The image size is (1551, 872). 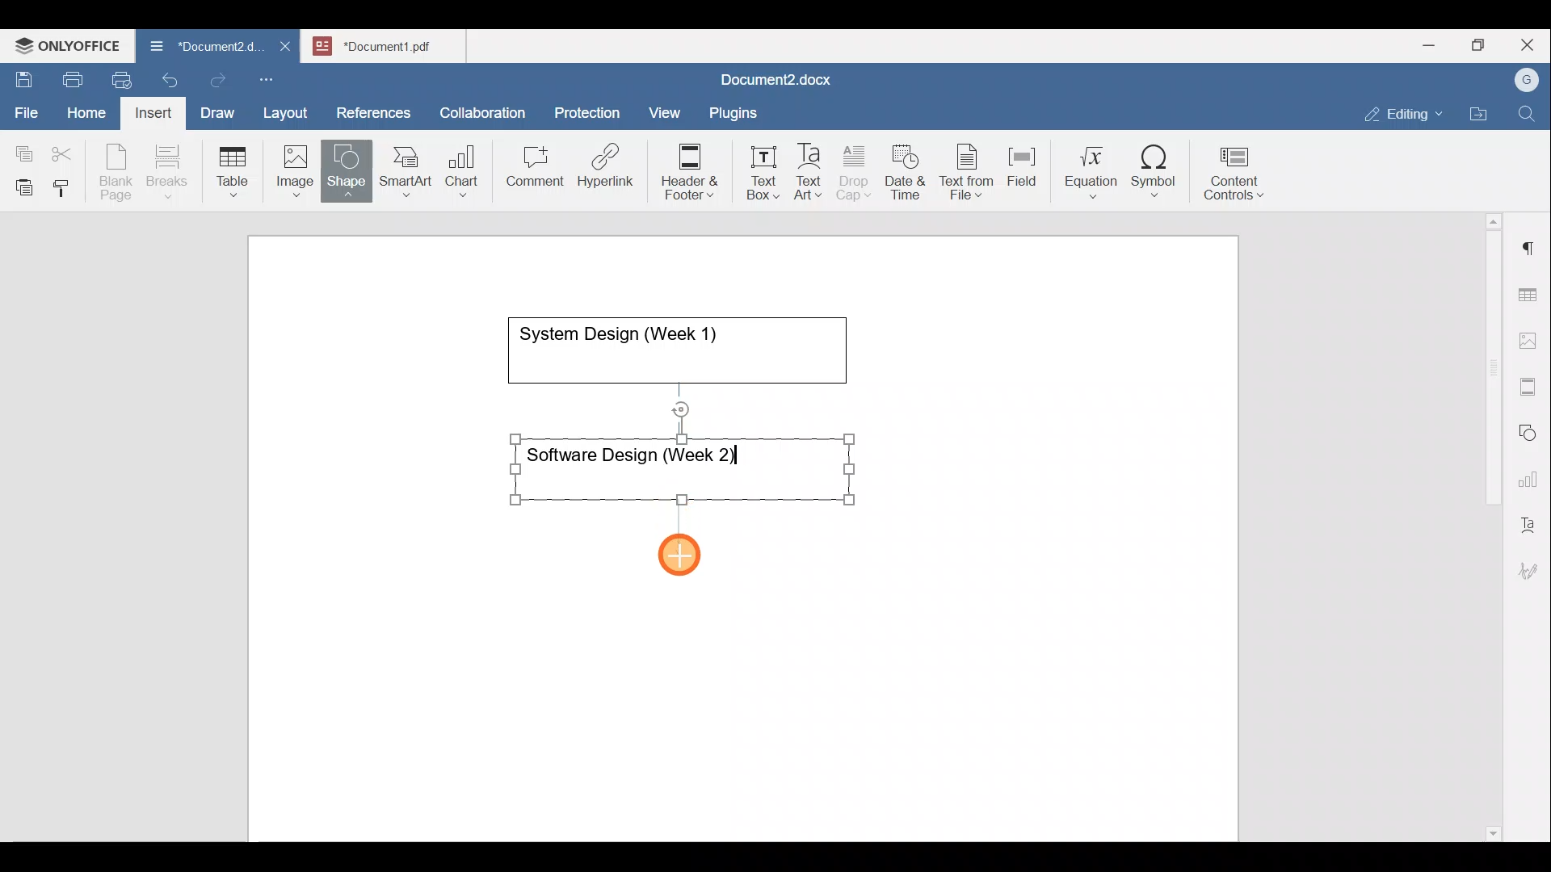 What do you see at coordinates (684, 170) in the screenshot?
I see `Header & footer` at bounding box center [684, 170].